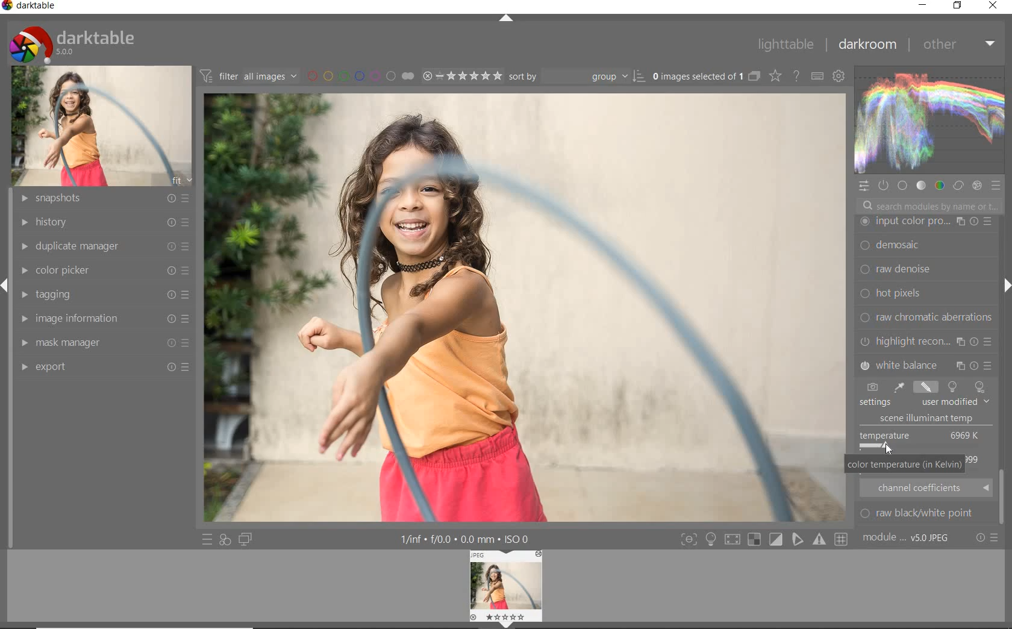 Image resolution: width=1012 pixels, height=629 pixels. What do you see at coordinates (928, 119) in the screenshot?
I see `waveform` at bounding box center [928, 119].